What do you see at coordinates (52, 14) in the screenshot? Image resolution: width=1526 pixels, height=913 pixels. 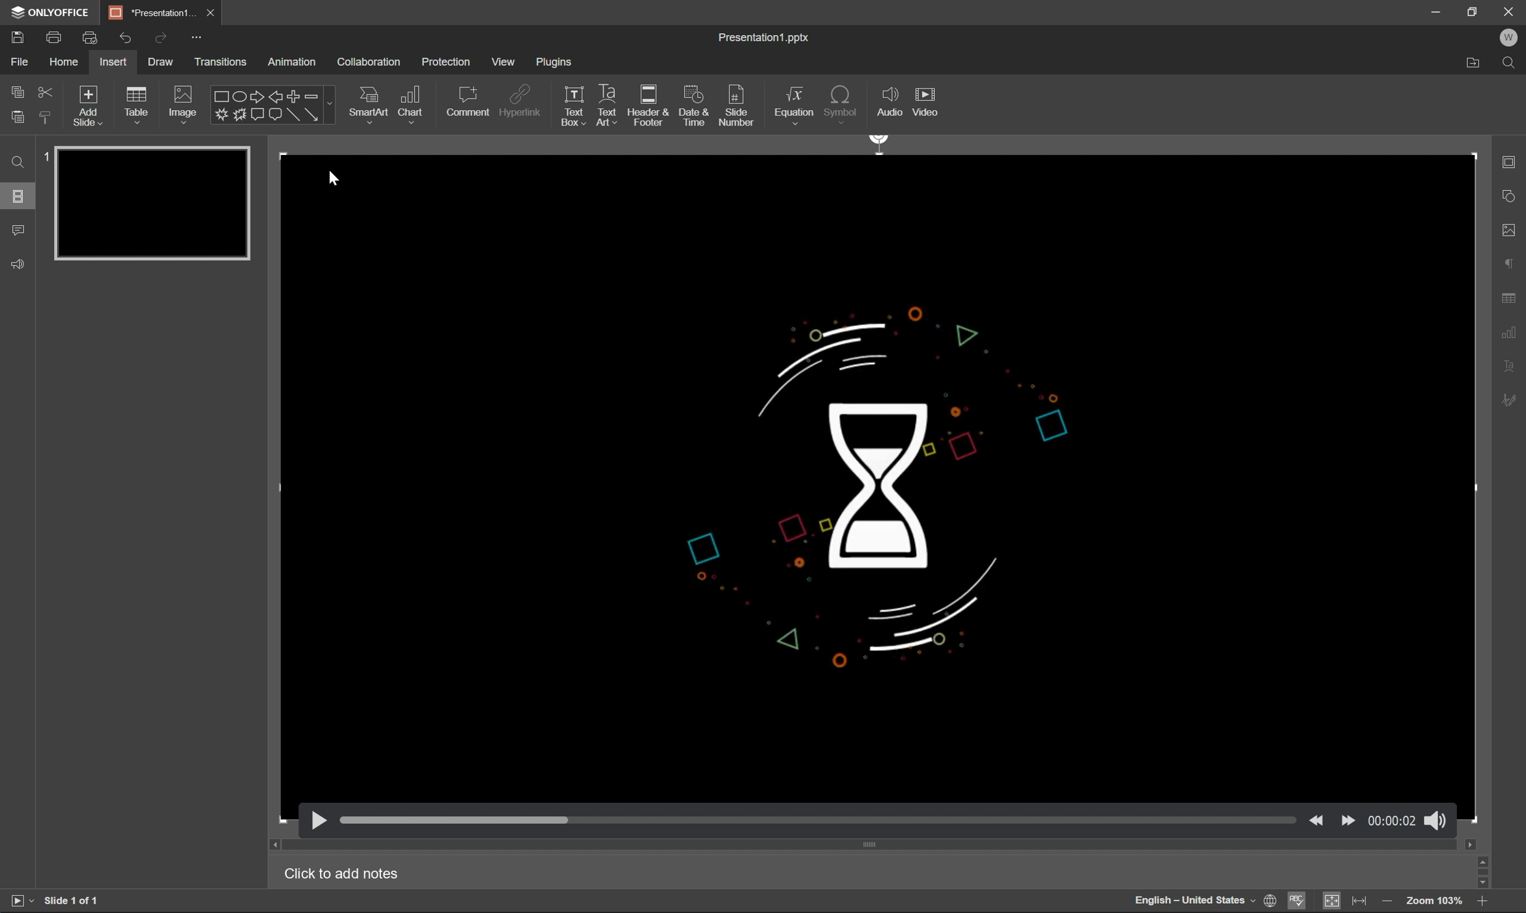 I see `ONLYOFFICE` at bounding box center [52, 14].